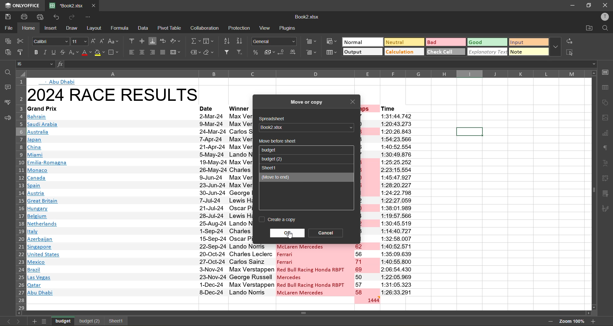 The height and width of the screenshot is (326, 613). I want to click on date, so click(212, 203).